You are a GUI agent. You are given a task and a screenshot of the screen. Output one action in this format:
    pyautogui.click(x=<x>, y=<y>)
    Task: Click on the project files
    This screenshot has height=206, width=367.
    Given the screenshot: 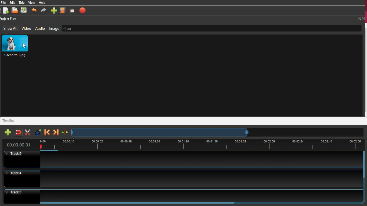 What is the action you would take?
    pyautogui.click(x=10, y=19)
    